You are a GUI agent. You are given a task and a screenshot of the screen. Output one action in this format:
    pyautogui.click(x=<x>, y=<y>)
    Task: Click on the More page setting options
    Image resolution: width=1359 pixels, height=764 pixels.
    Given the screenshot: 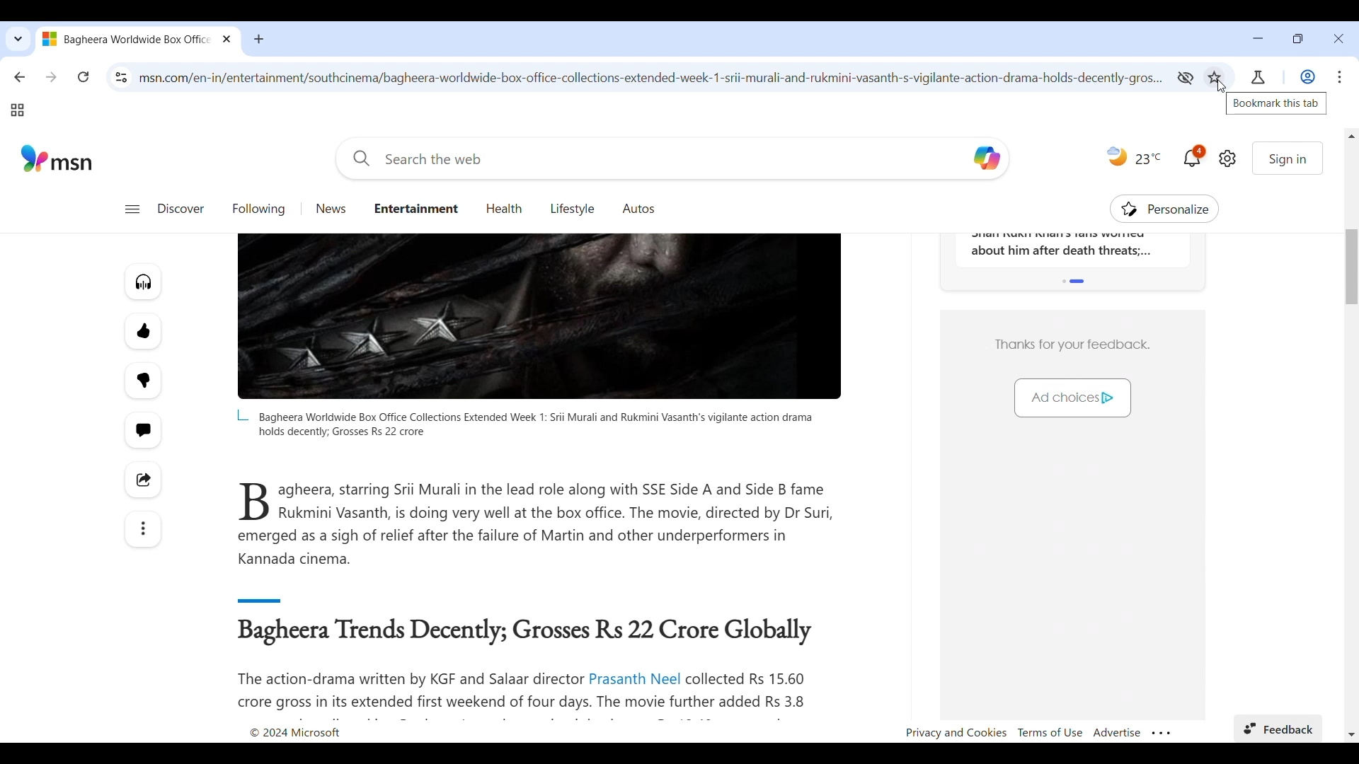 What is the action you would take?
    pyautogui.click(x=1162, y=734)
    